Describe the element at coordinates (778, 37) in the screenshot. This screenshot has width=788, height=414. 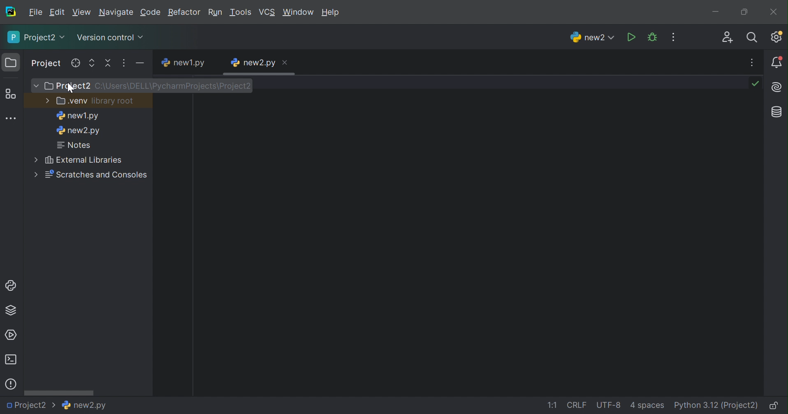
I see `Updates available. IDE and Project Settings.` at that location.